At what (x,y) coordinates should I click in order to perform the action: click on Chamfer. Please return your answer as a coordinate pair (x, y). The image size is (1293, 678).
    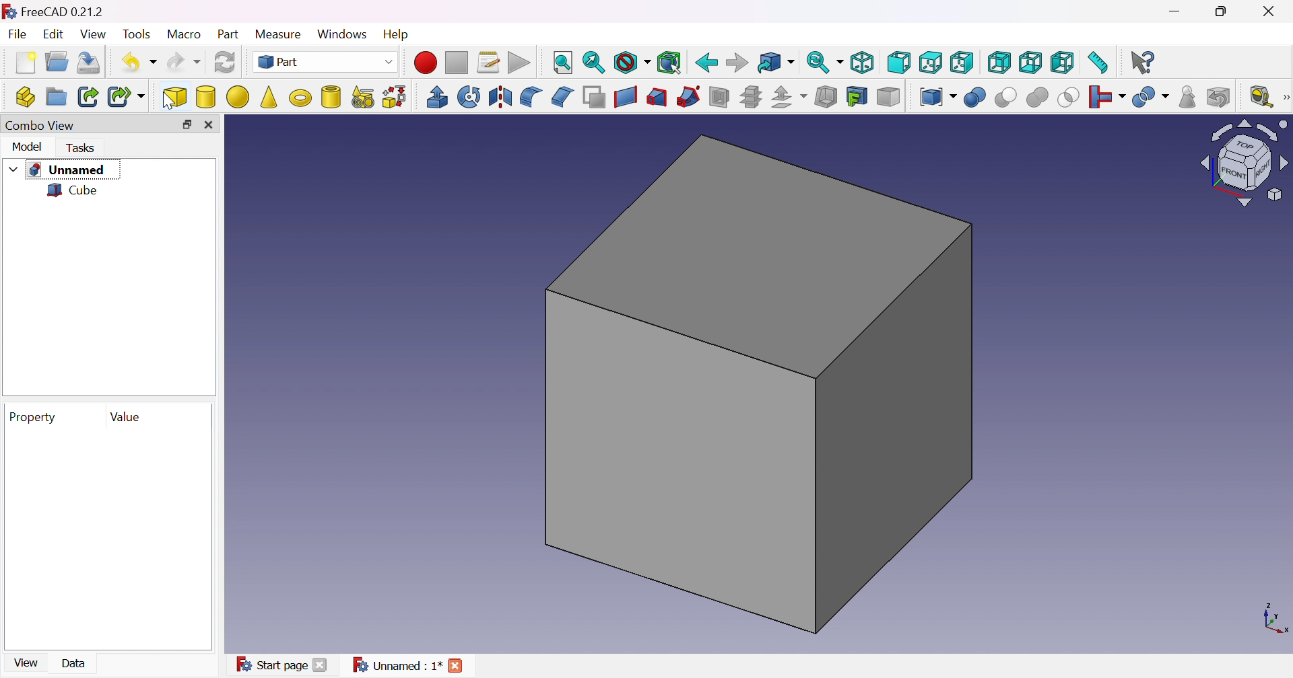
    Looking at the image, I should click on (564, 96).